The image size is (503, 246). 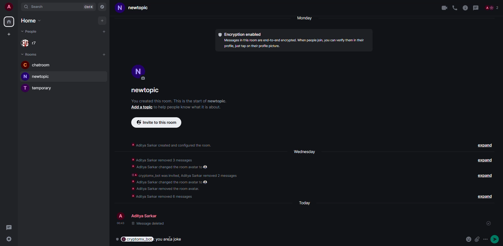 I want to click on message deleted, so click(x=144, y=225).